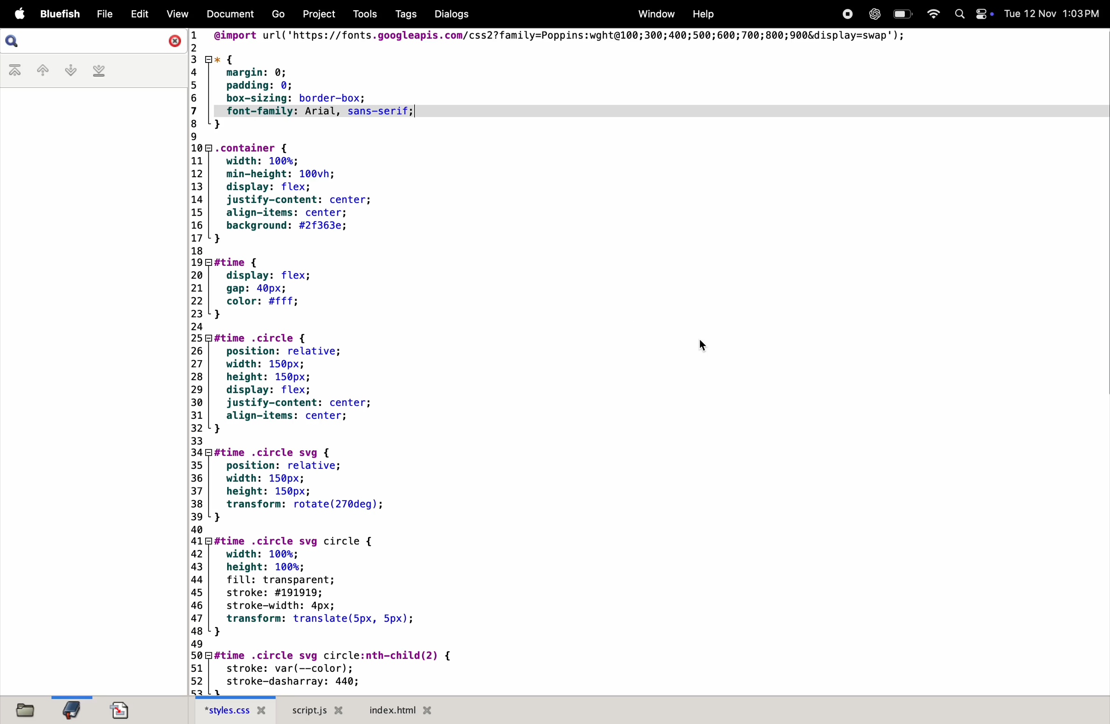  What do you see at coordinates (844, 14) in the screenshot?
I see `recorder` at bounding box center [844, 14].